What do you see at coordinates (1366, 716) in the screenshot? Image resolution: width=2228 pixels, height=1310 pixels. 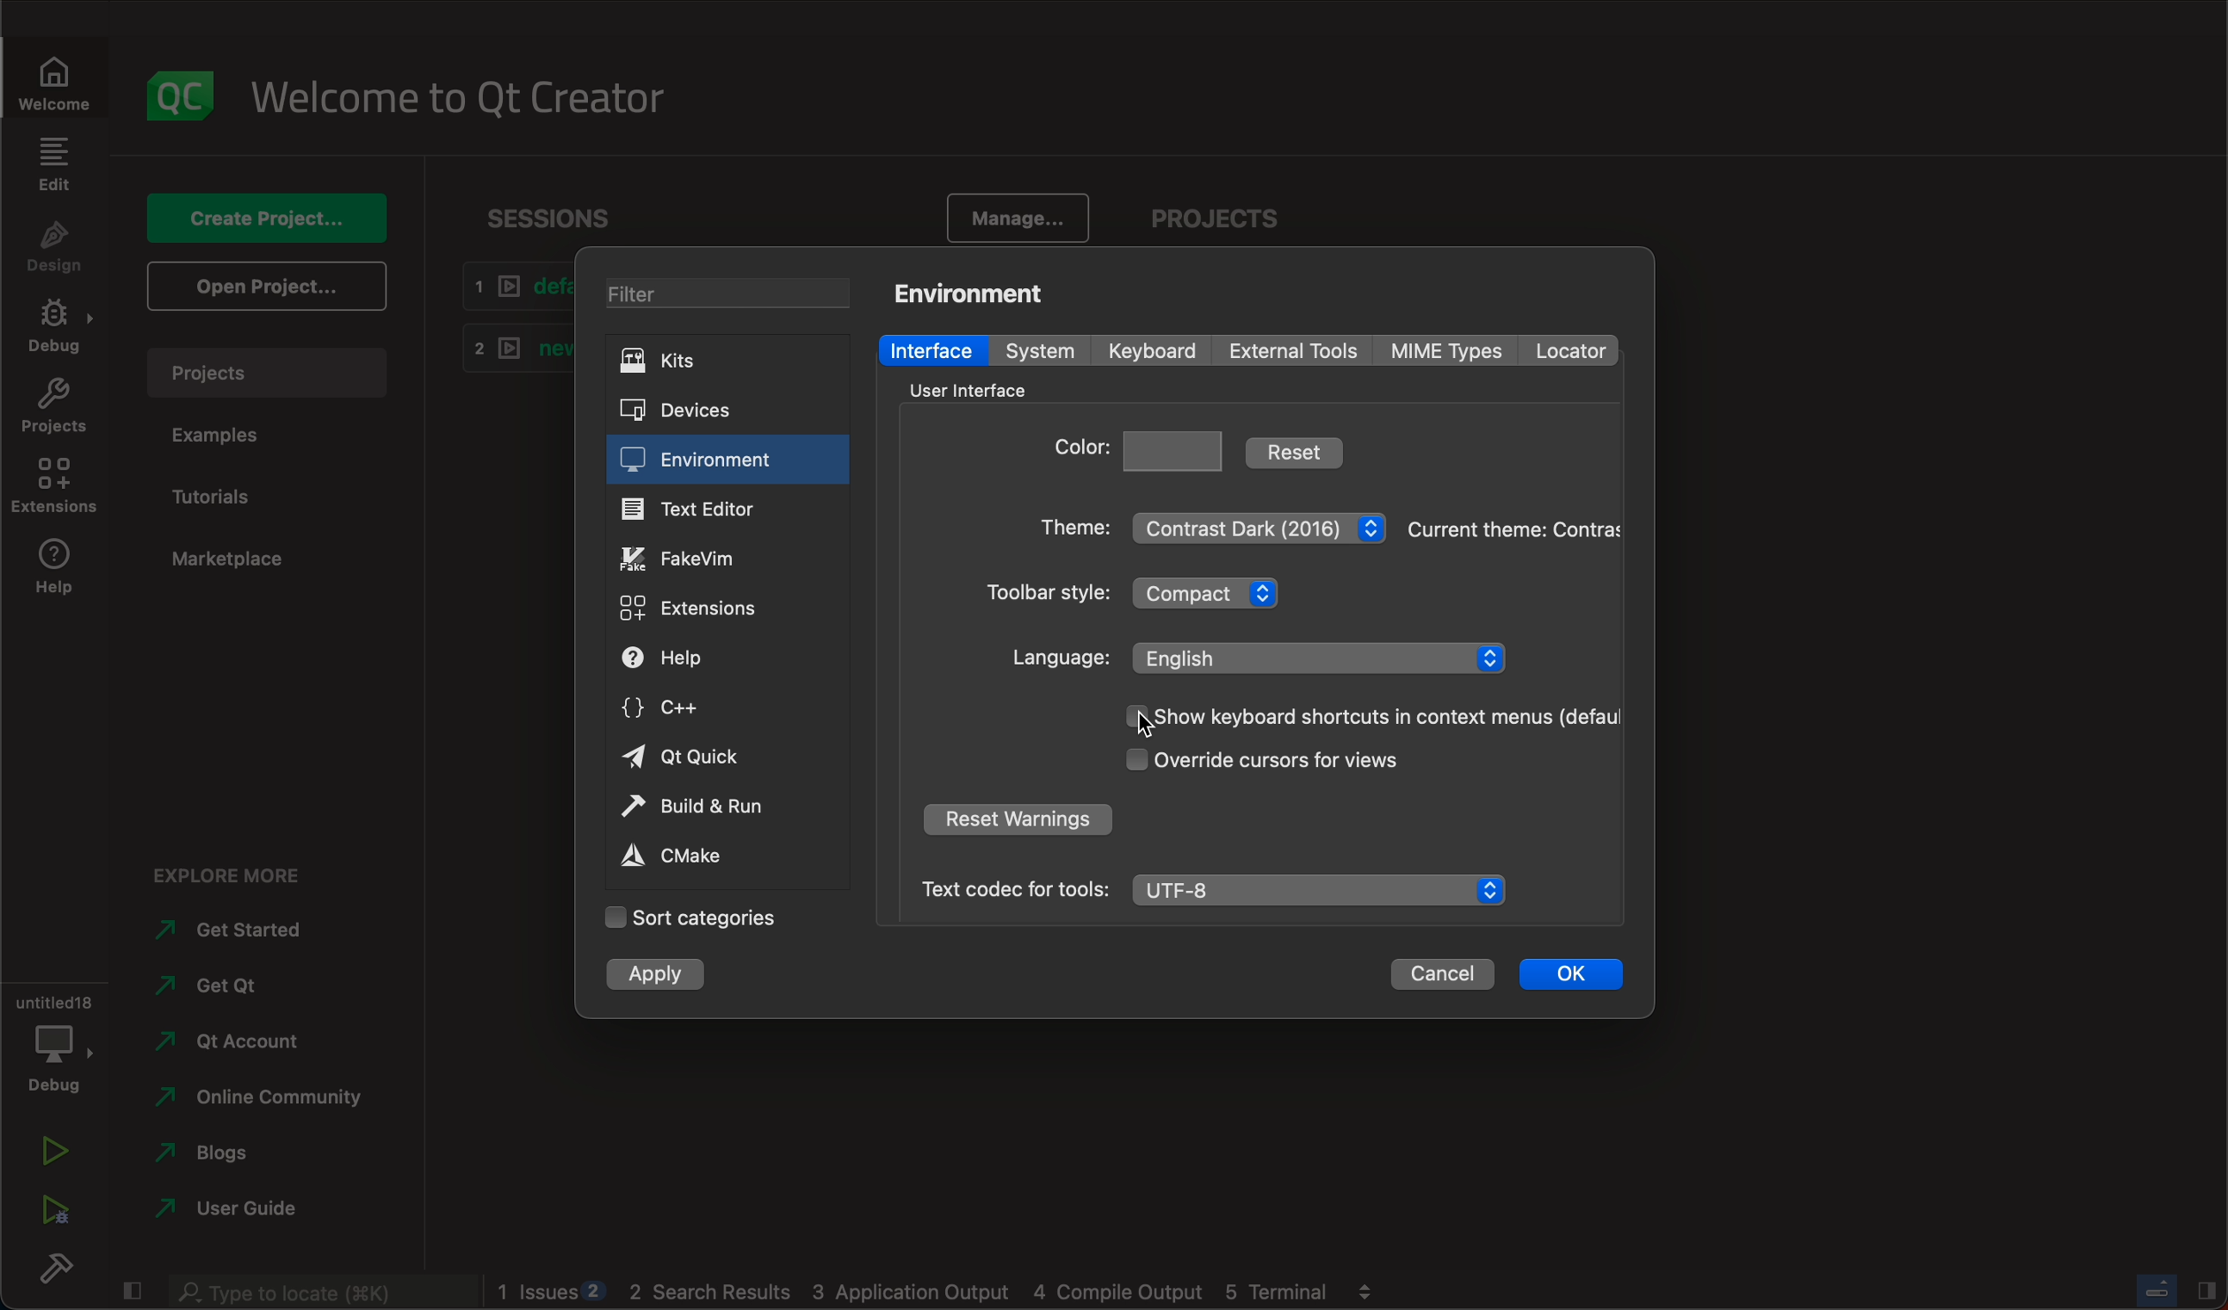 I see `show keyboard menus` at bounding box center [1366, 716].